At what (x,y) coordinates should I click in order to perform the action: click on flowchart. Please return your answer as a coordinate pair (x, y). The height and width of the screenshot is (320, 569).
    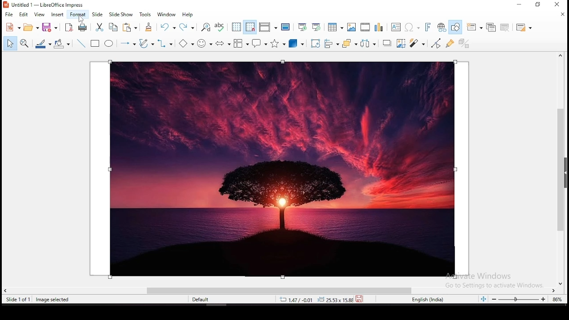
    Looking at the image, I should click on (240, 43).